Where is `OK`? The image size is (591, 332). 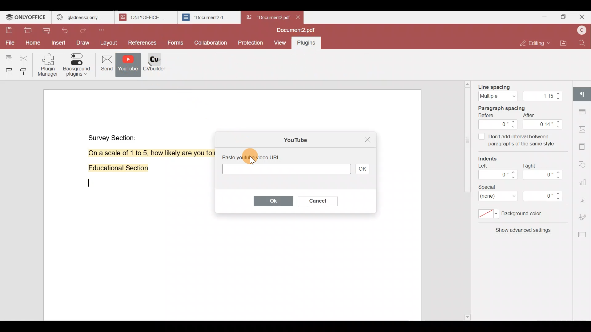
OK is located at coordinates (362, 168).